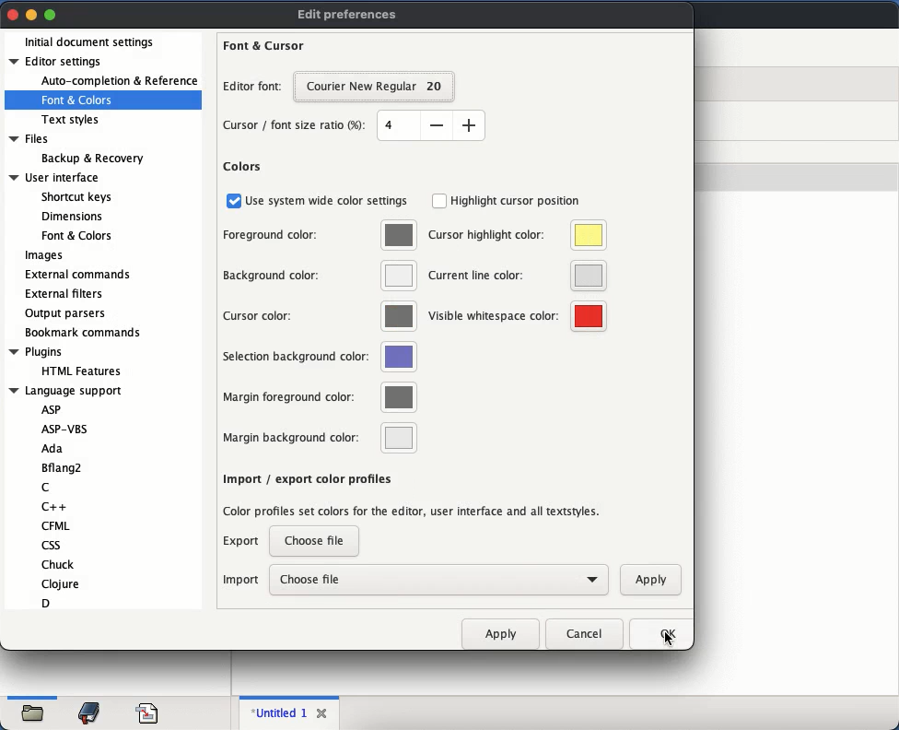 This screenshot has height=730, width=899. I want to click on colors, so click(246, 167).